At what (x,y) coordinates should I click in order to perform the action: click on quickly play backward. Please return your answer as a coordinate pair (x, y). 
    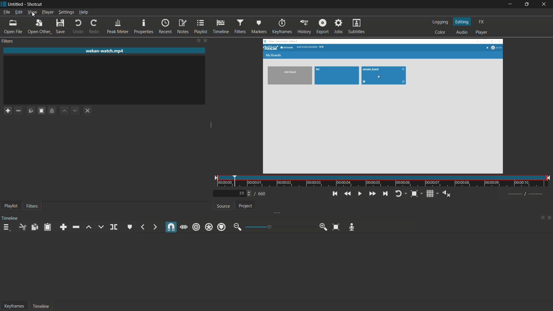
    Looking at the image, I should click on (347, 194).